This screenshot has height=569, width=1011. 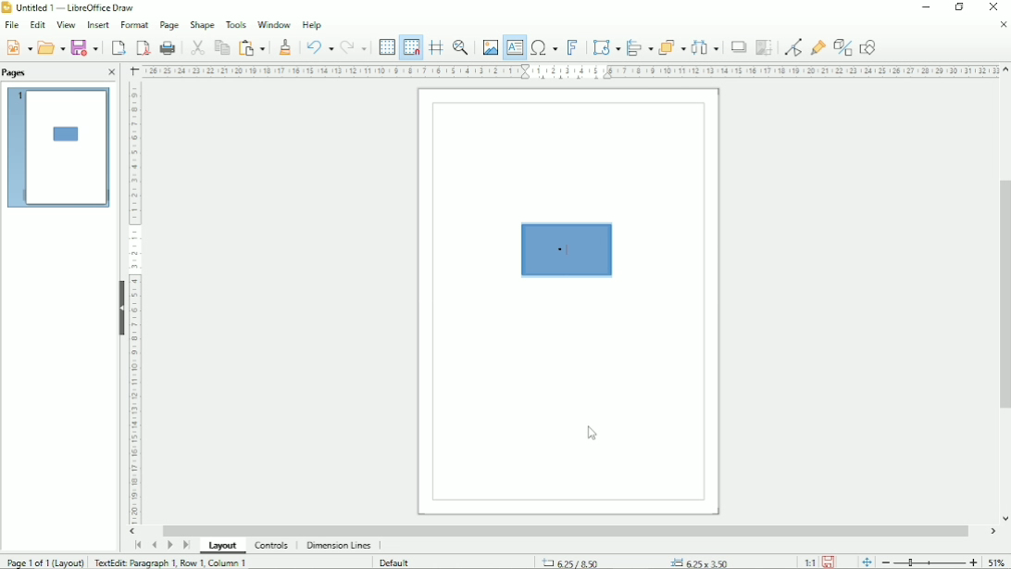 What do you see at coordinates (1003, 294) in the screenshot?
I see `Vertical scrollbar` at bounding box center [1003, 294].